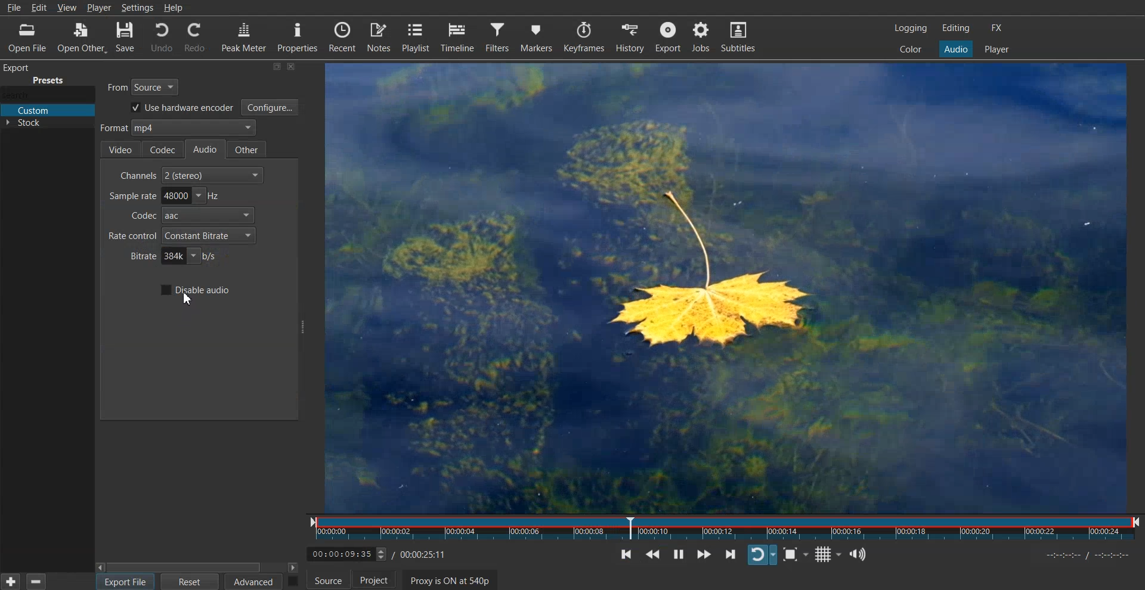 The height and width of the screenshot is (590, 1145). I want to click on Text, so click(40, 74).